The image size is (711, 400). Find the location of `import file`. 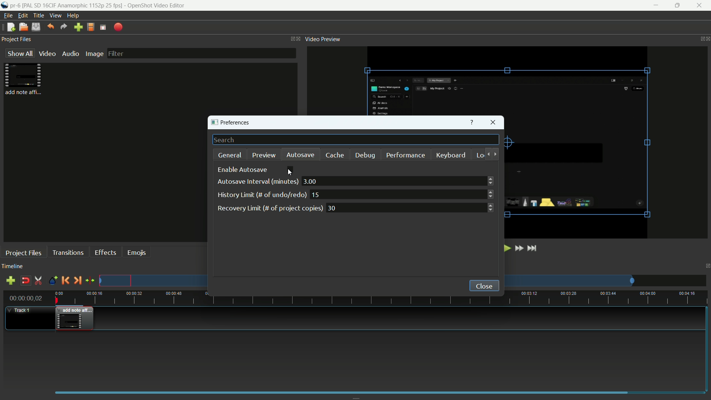

import file is located at coordinates (78, 27).